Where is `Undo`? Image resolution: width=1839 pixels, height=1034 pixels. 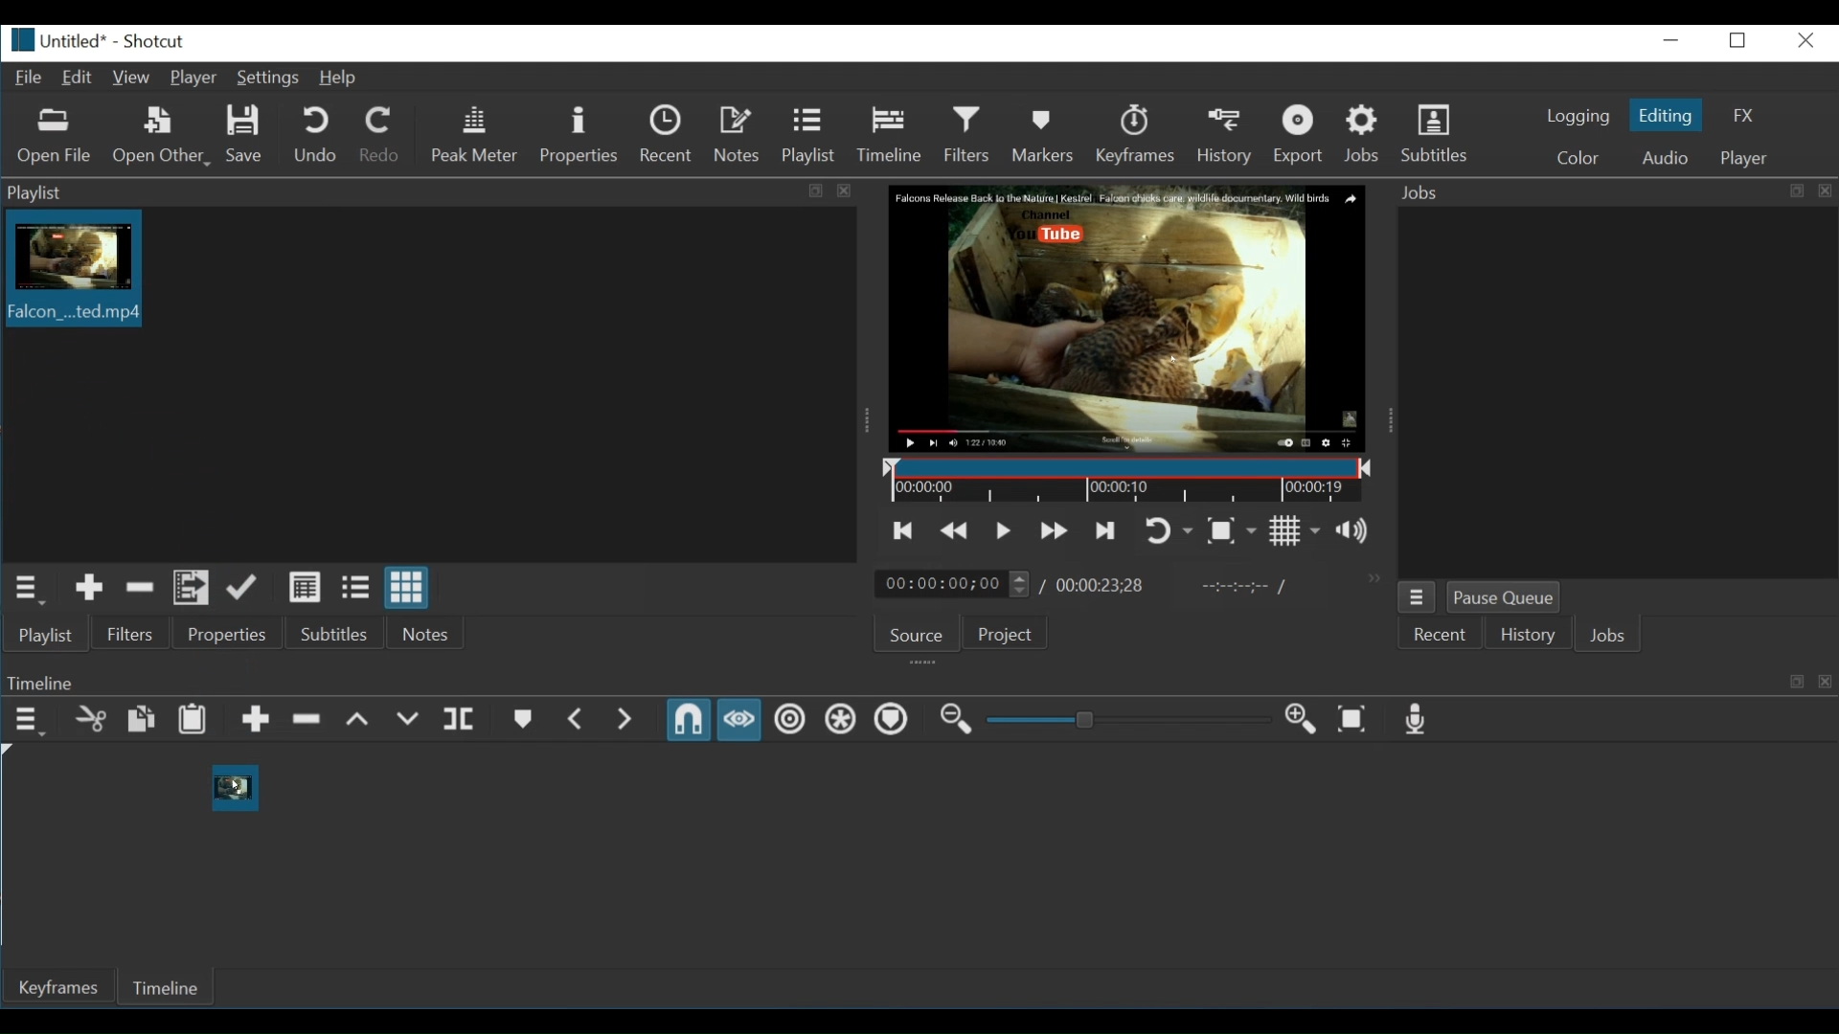
Undo is located at coordinates (318, 134).